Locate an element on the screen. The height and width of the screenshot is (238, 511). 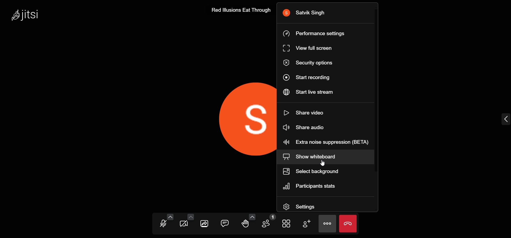
Red lllusions Eat Through is located at coordinates (240, 9).